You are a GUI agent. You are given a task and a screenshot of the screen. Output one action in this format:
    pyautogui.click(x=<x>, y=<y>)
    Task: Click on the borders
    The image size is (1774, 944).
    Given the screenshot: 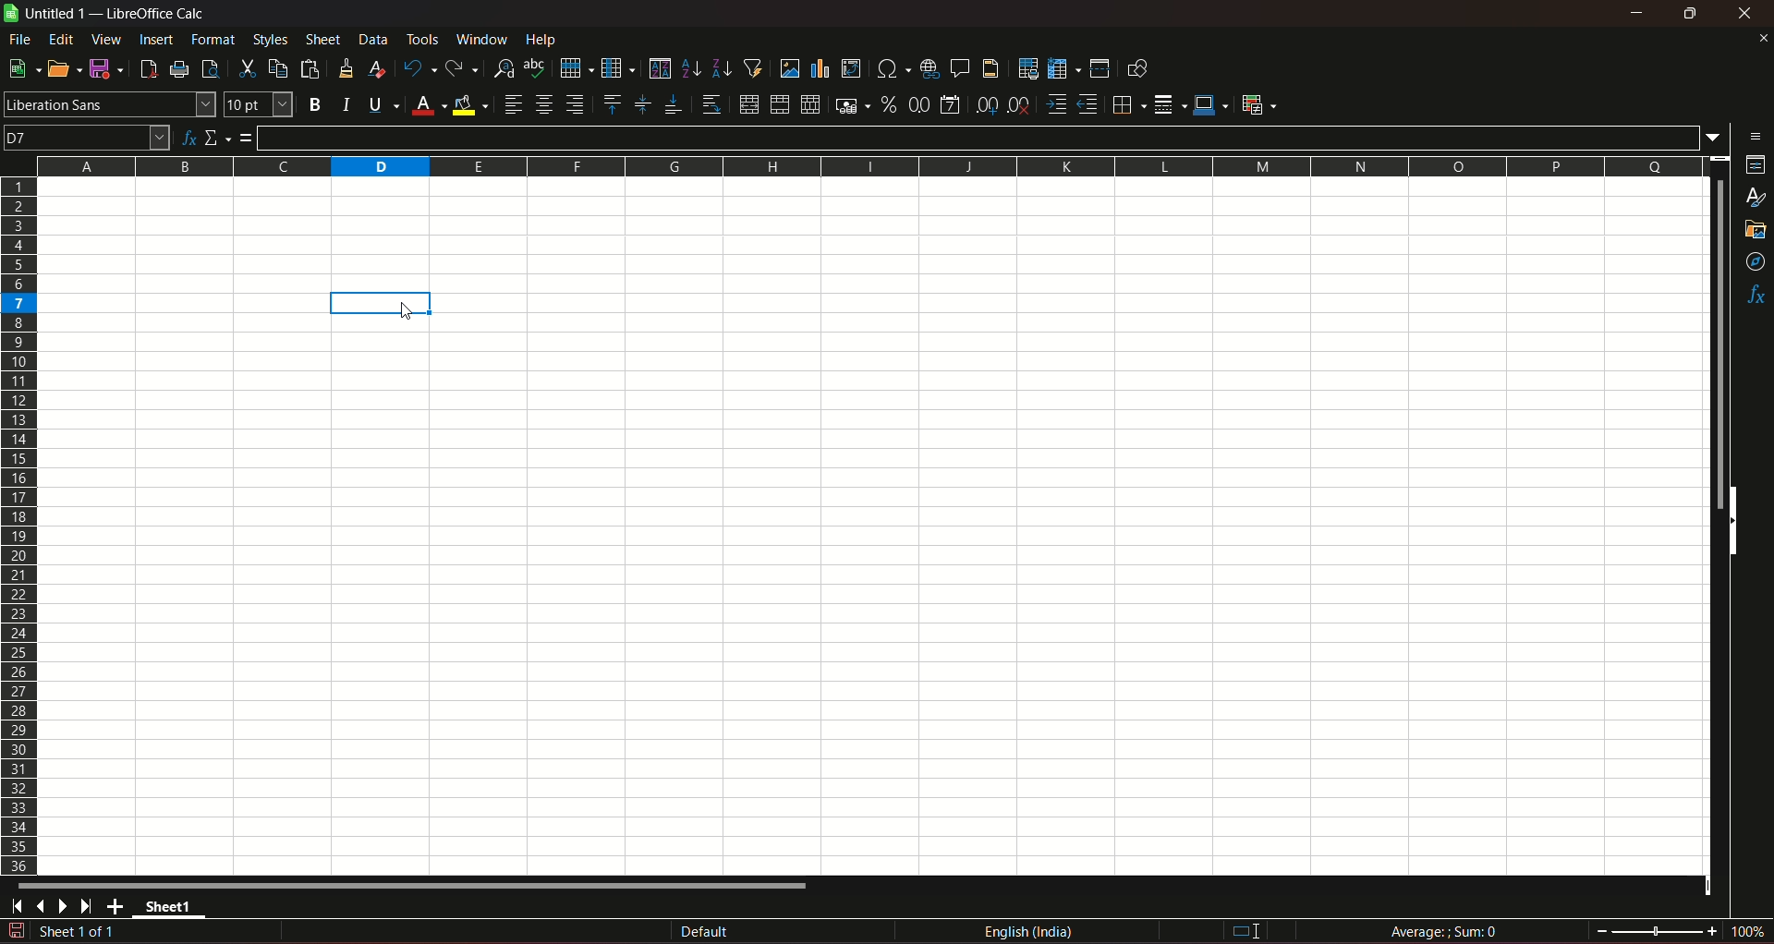 What is the action you would take?
    pyautogui.click(x=1126, y=104)
    